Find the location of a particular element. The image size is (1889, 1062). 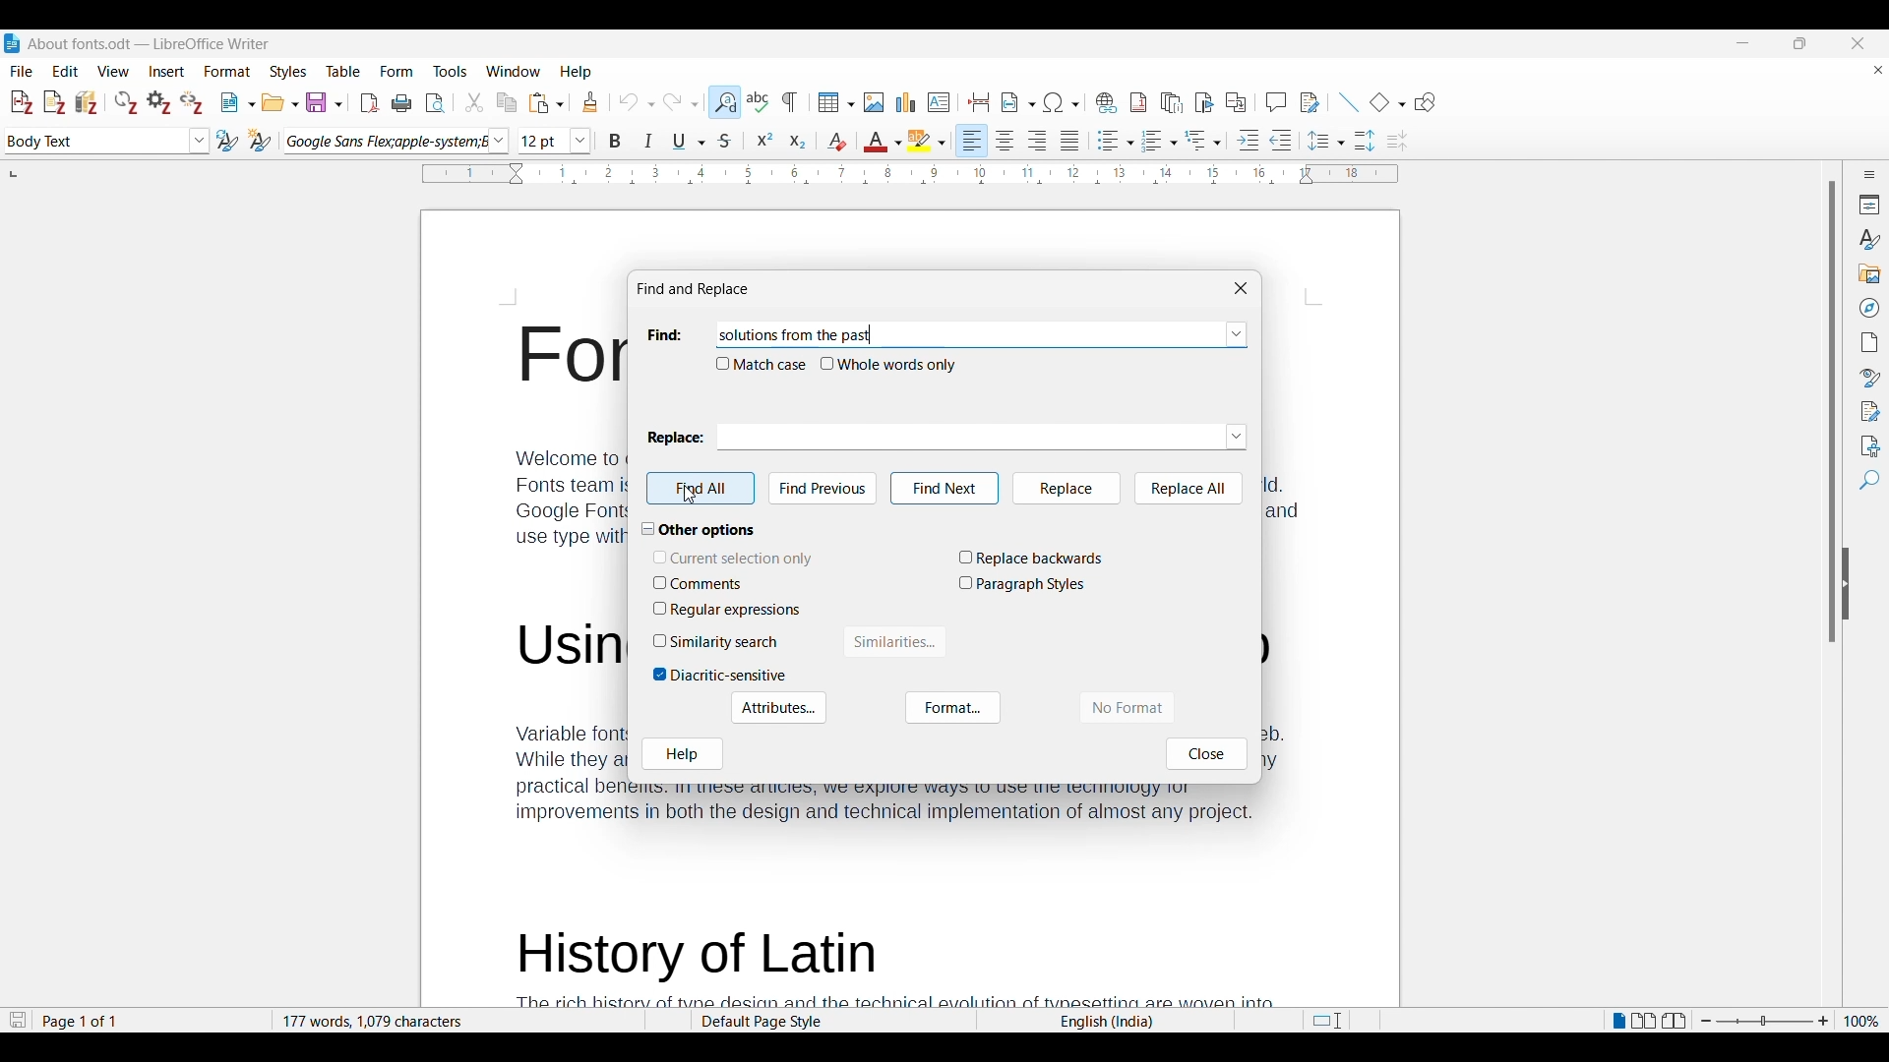

Styles menu is located at coordinates (289, 72).